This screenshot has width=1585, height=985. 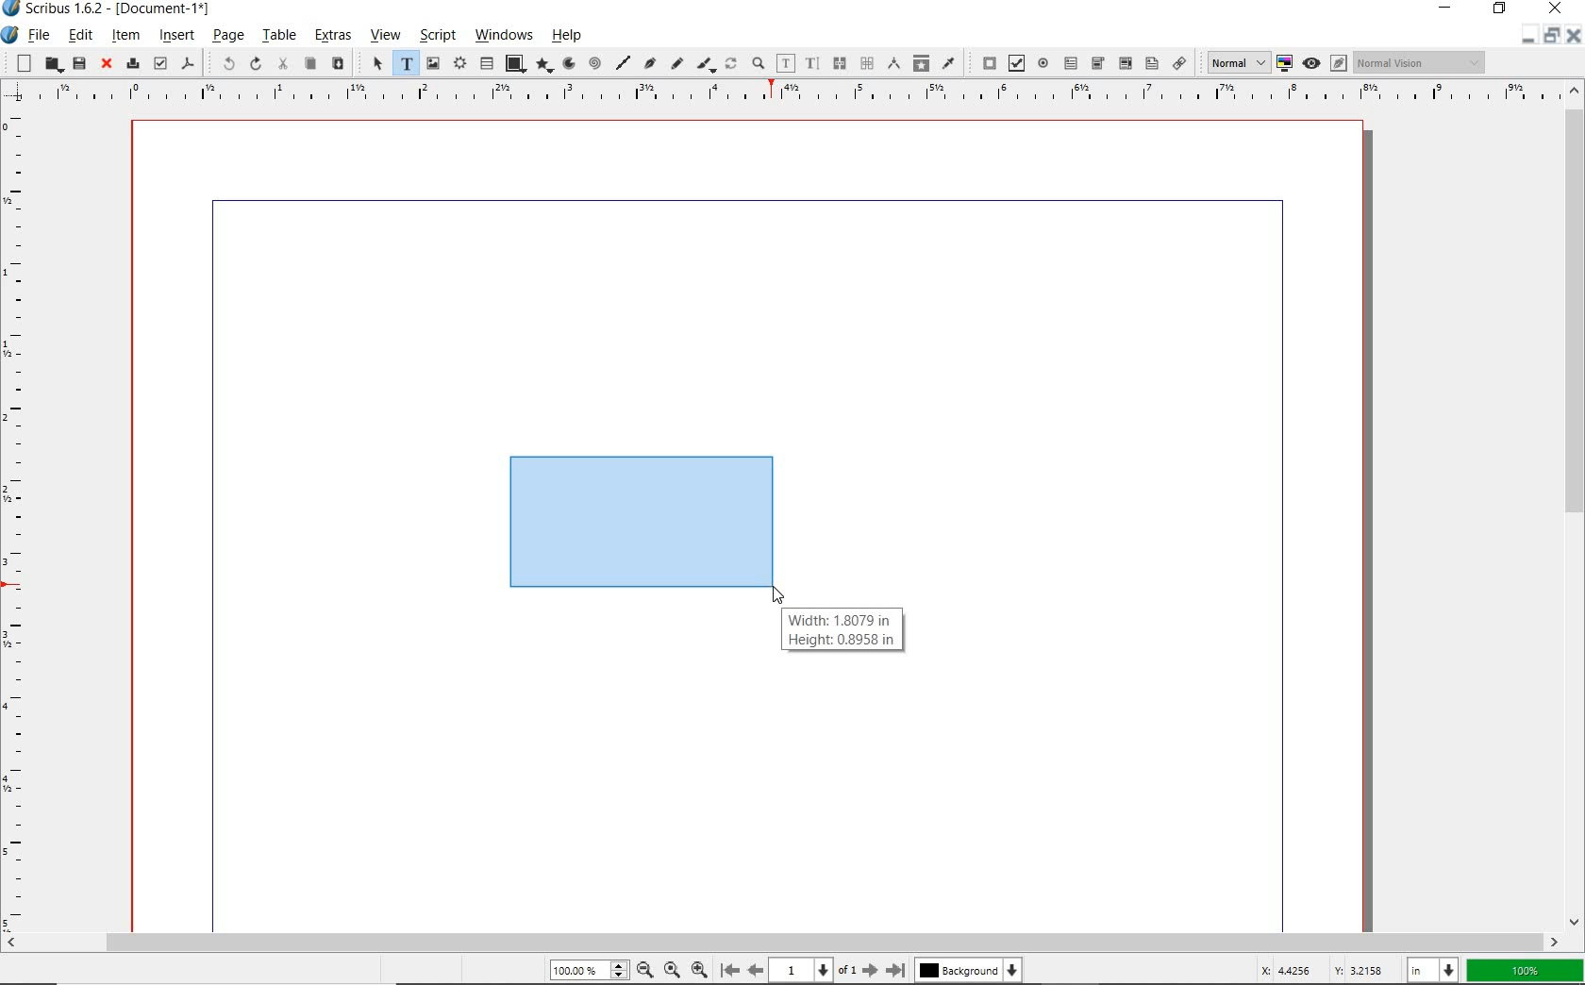 I want to click on redo, so click(x=256, y=63).